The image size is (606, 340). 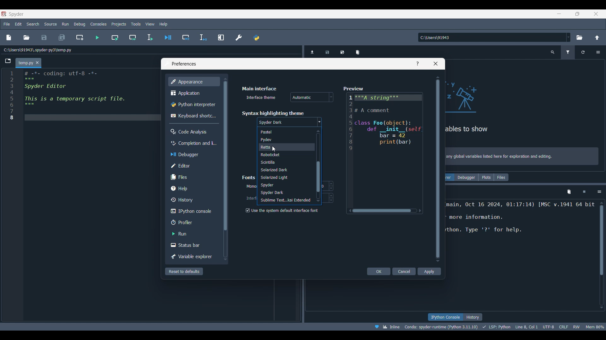 What do you see at coordinates (193, 200) in the screenshot?
I see `History` at bounding box center [193, 200].